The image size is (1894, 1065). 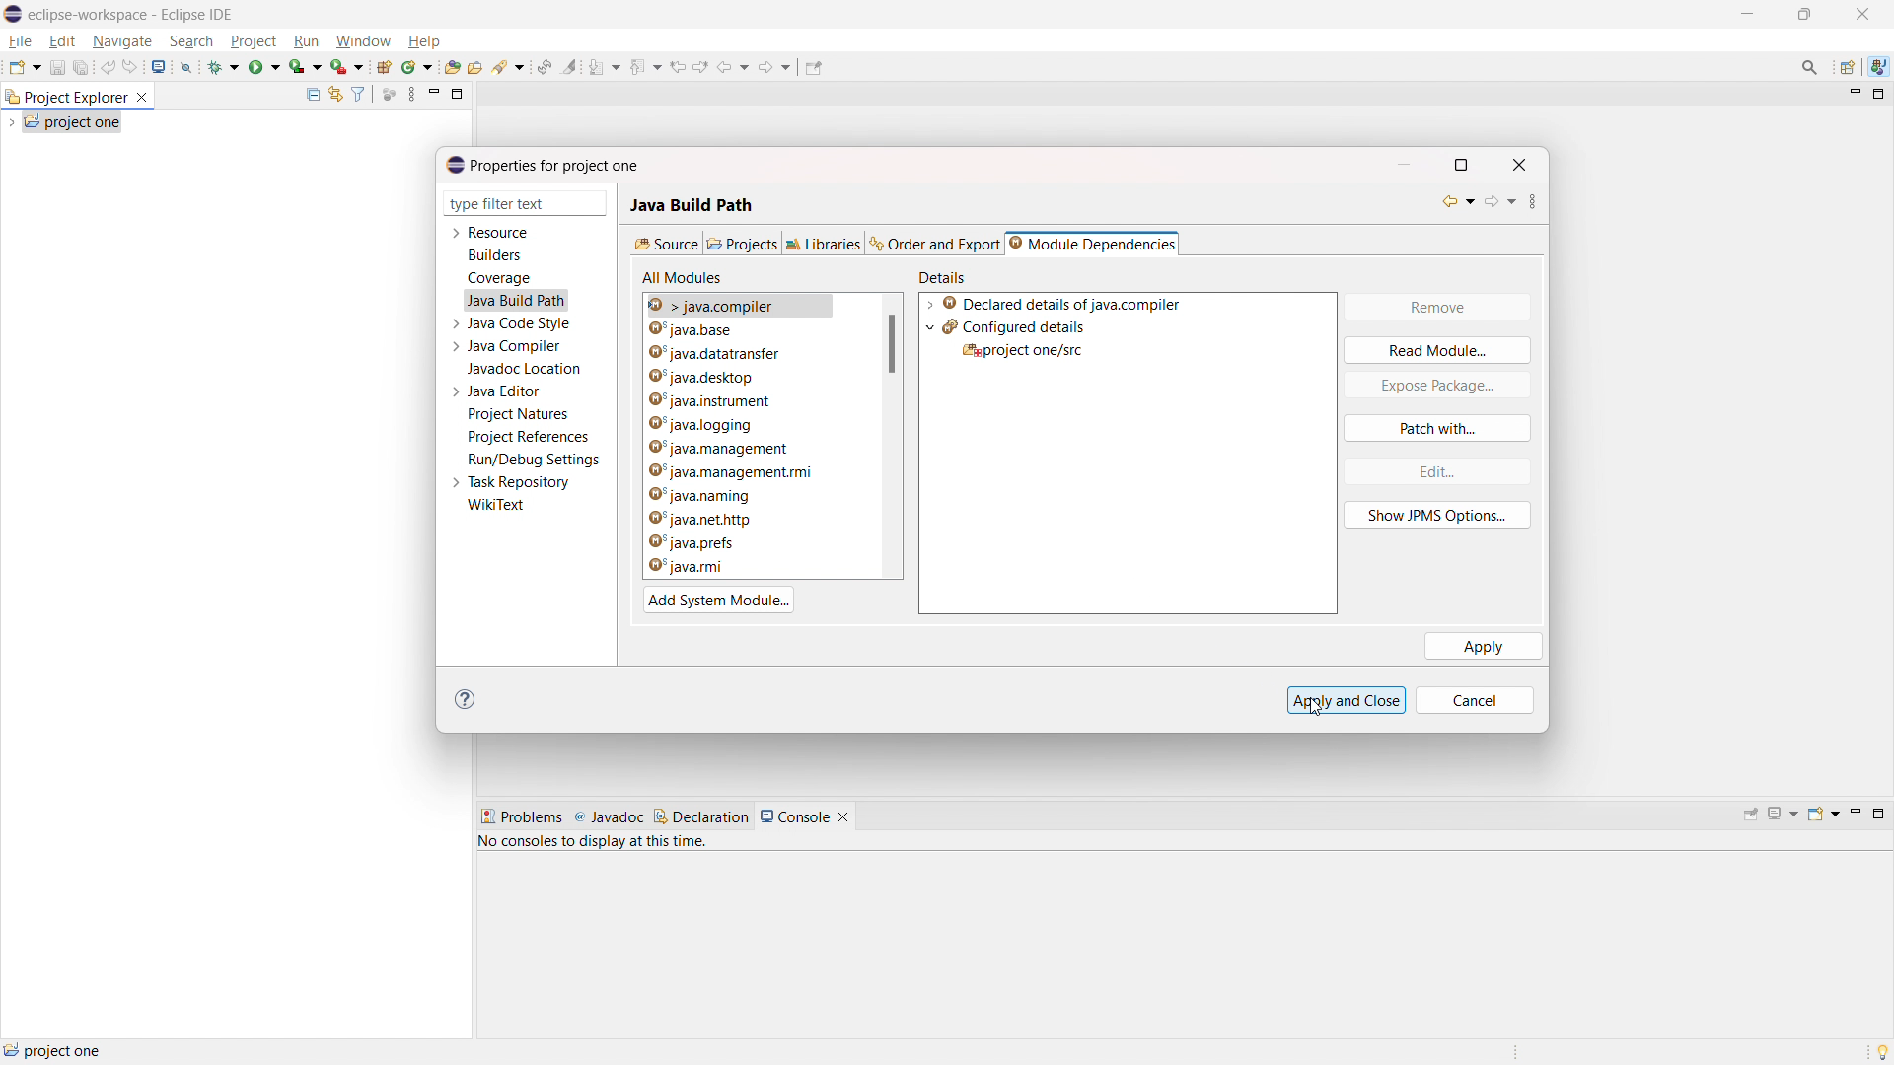 What do you see at coordinates (475, 66) in the screenshot?
I see `open task` at bounding box center [475, 66].